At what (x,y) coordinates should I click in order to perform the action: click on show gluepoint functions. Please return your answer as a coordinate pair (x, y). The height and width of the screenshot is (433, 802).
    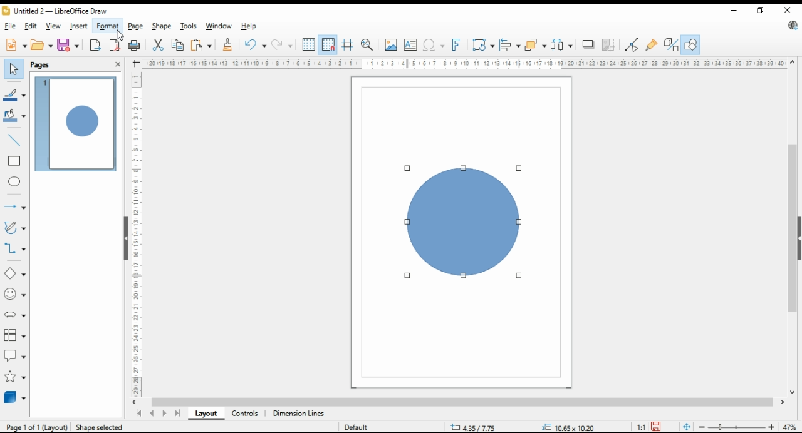
    Looking at the image, I should click on (654, 44).